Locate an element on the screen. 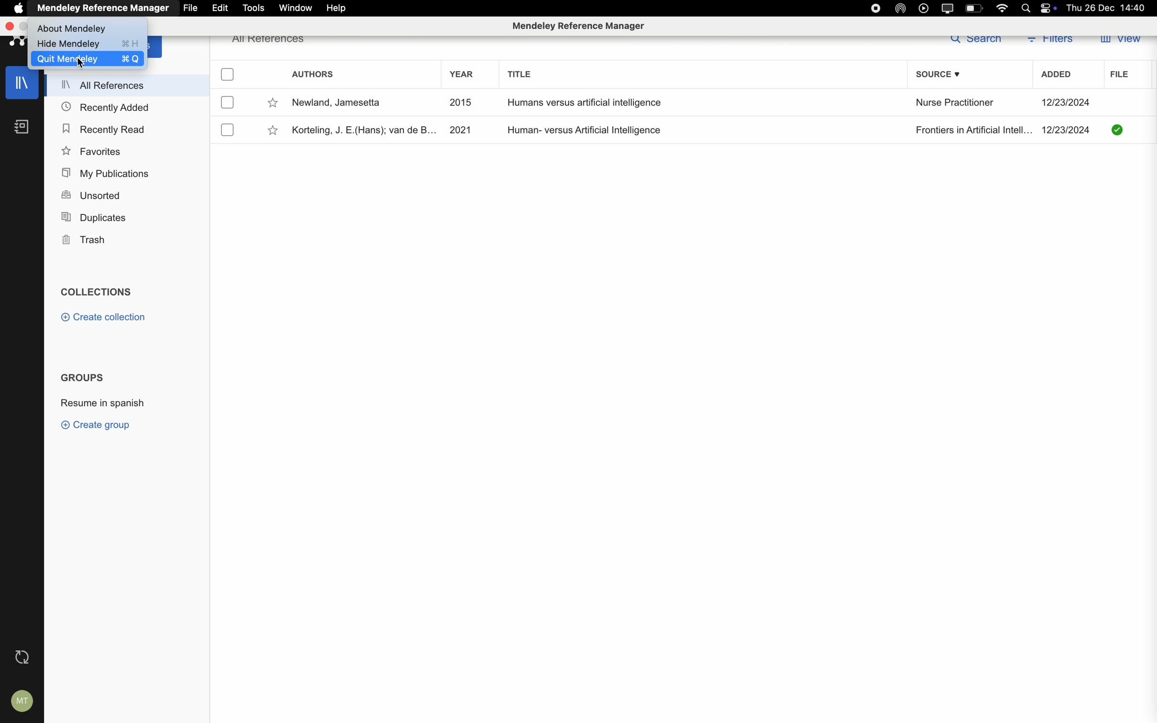  help is located at coordinates (338, 7).